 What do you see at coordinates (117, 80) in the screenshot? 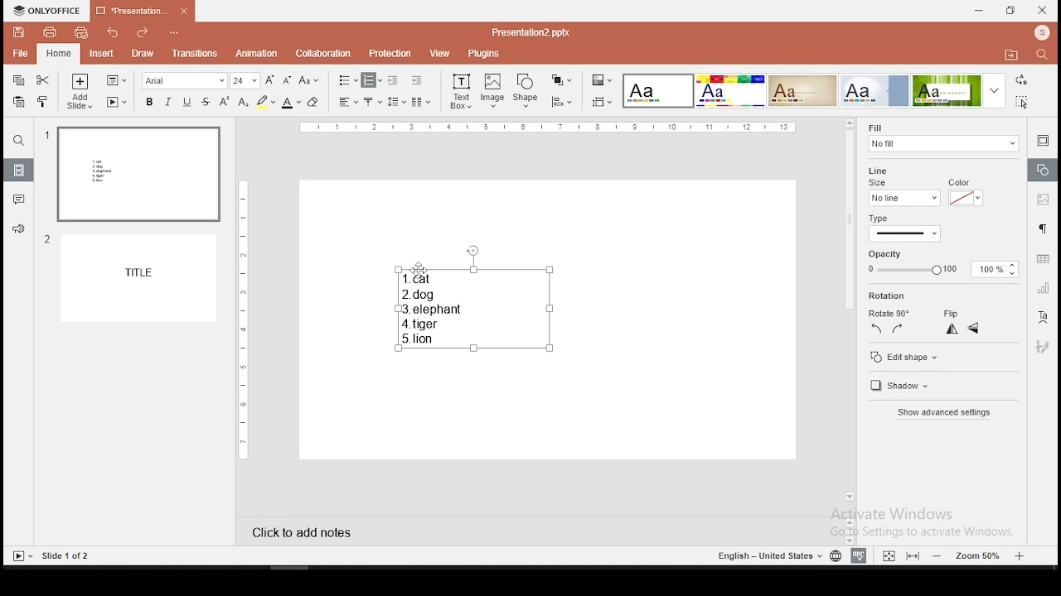
I see `change slide layout` at bounding box center [117, 80].